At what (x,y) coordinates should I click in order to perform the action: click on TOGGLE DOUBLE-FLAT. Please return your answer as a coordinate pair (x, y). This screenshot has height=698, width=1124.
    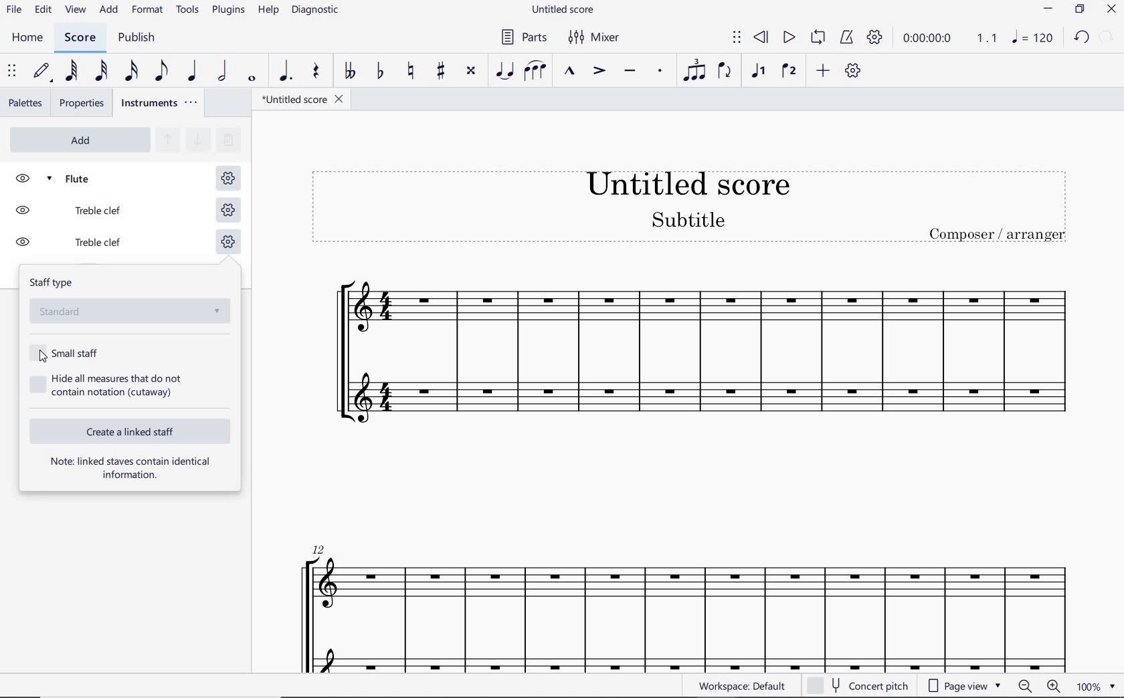
    Looking at the image, I should click on (349, 72).